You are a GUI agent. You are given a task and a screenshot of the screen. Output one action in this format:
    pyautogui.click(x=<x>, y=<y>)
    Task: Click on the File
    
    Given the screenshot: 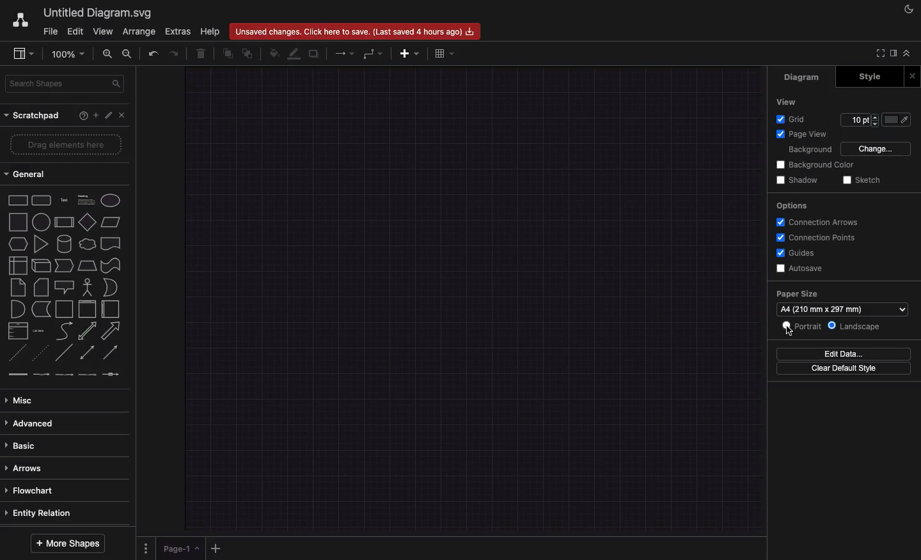 What is the action you would take?
    pyautogui.click(x=50, y=32)
    